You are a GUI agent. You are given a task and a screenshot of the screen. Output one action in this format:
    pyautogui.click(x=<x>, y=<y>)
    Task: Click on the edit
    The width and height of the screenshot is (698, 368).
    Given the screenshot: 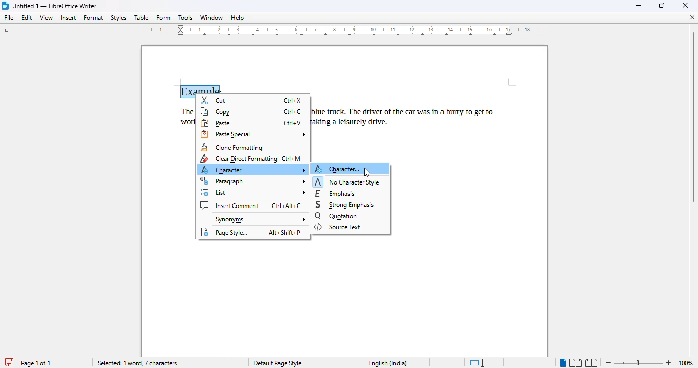 What is the action you would take?
    pyautogui.click(x=27, y=18)
    